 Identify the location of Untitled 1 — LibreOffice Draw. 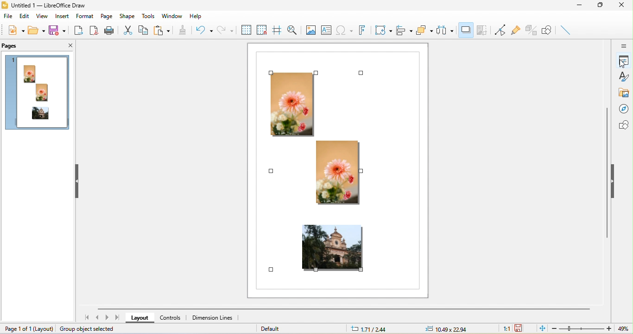
(44, 6).